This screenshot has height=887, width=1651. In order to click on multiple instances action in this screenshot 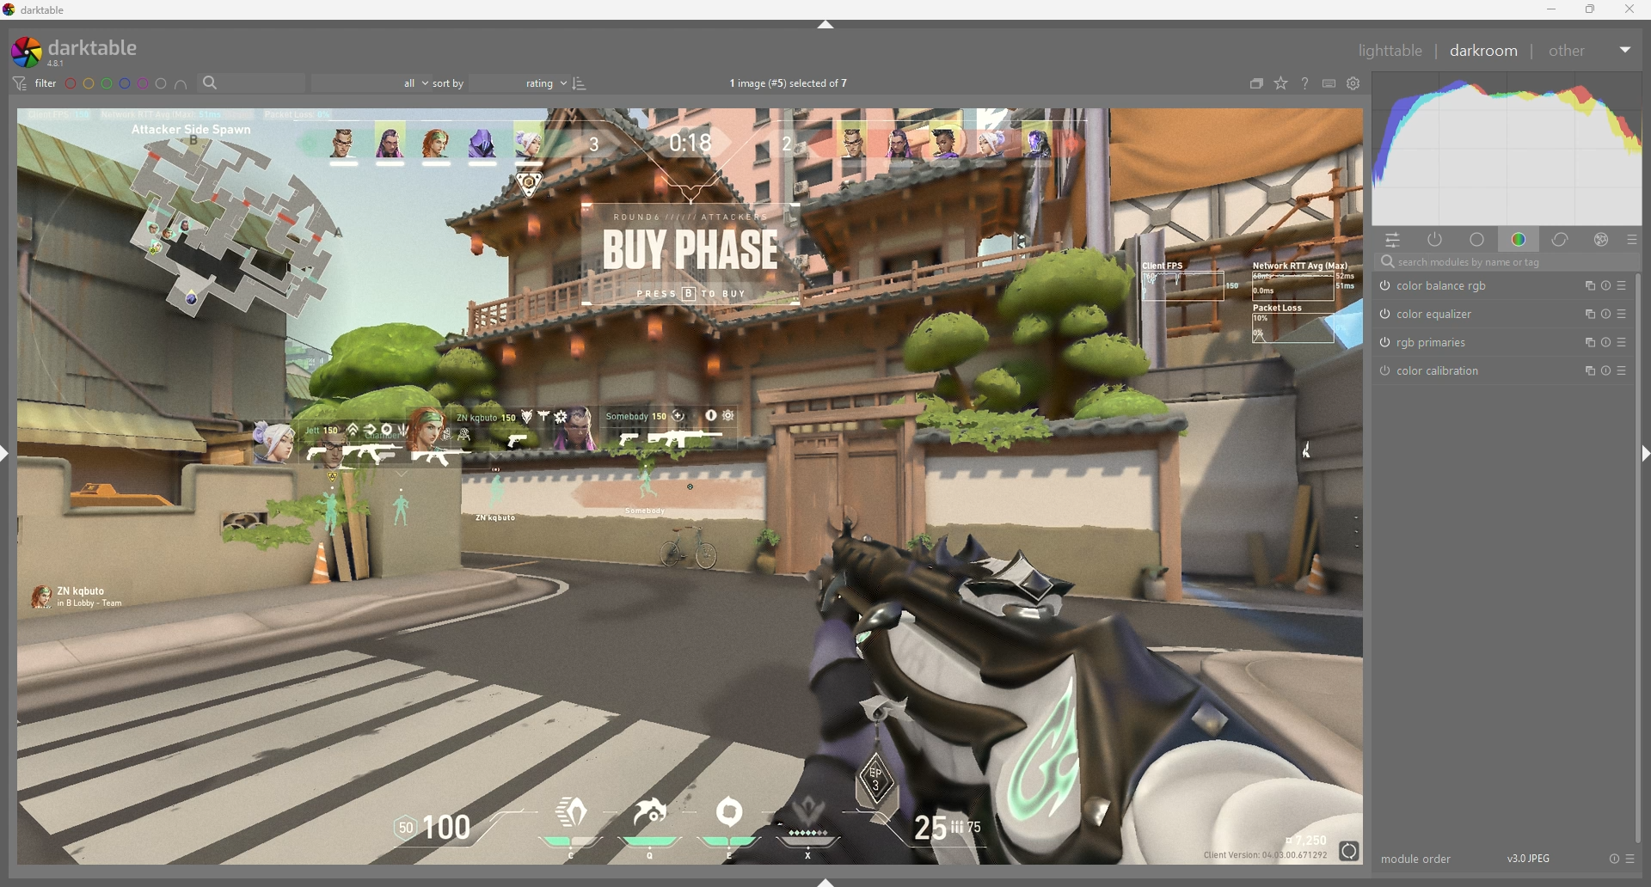, I will do `click(1586, 343)`.